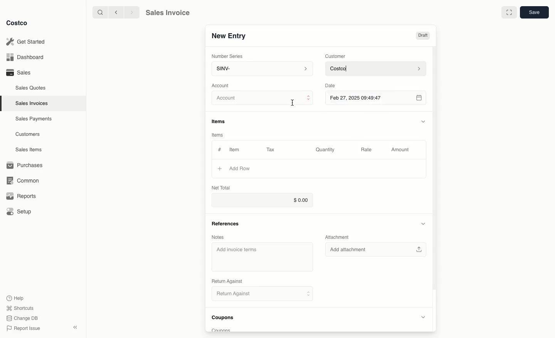 The image size is (555, 338). Describe the element at coordinates (375, 98) in the screenshot. I see `Feb 27, 2025 09:49:47` at that location.